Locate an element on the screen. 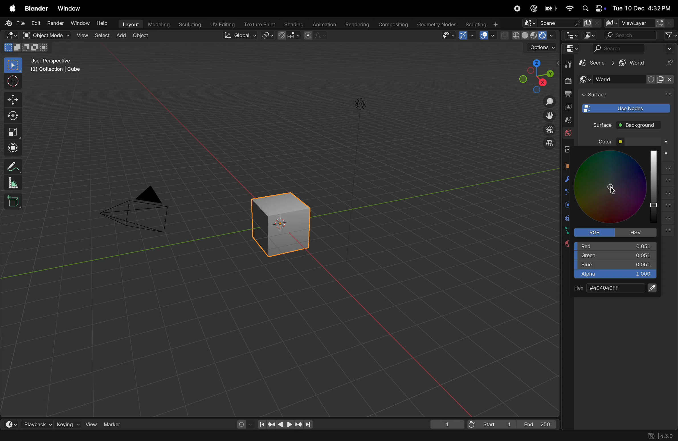 The image size is (678, 441). editor type is located at coordinates (13, 36).